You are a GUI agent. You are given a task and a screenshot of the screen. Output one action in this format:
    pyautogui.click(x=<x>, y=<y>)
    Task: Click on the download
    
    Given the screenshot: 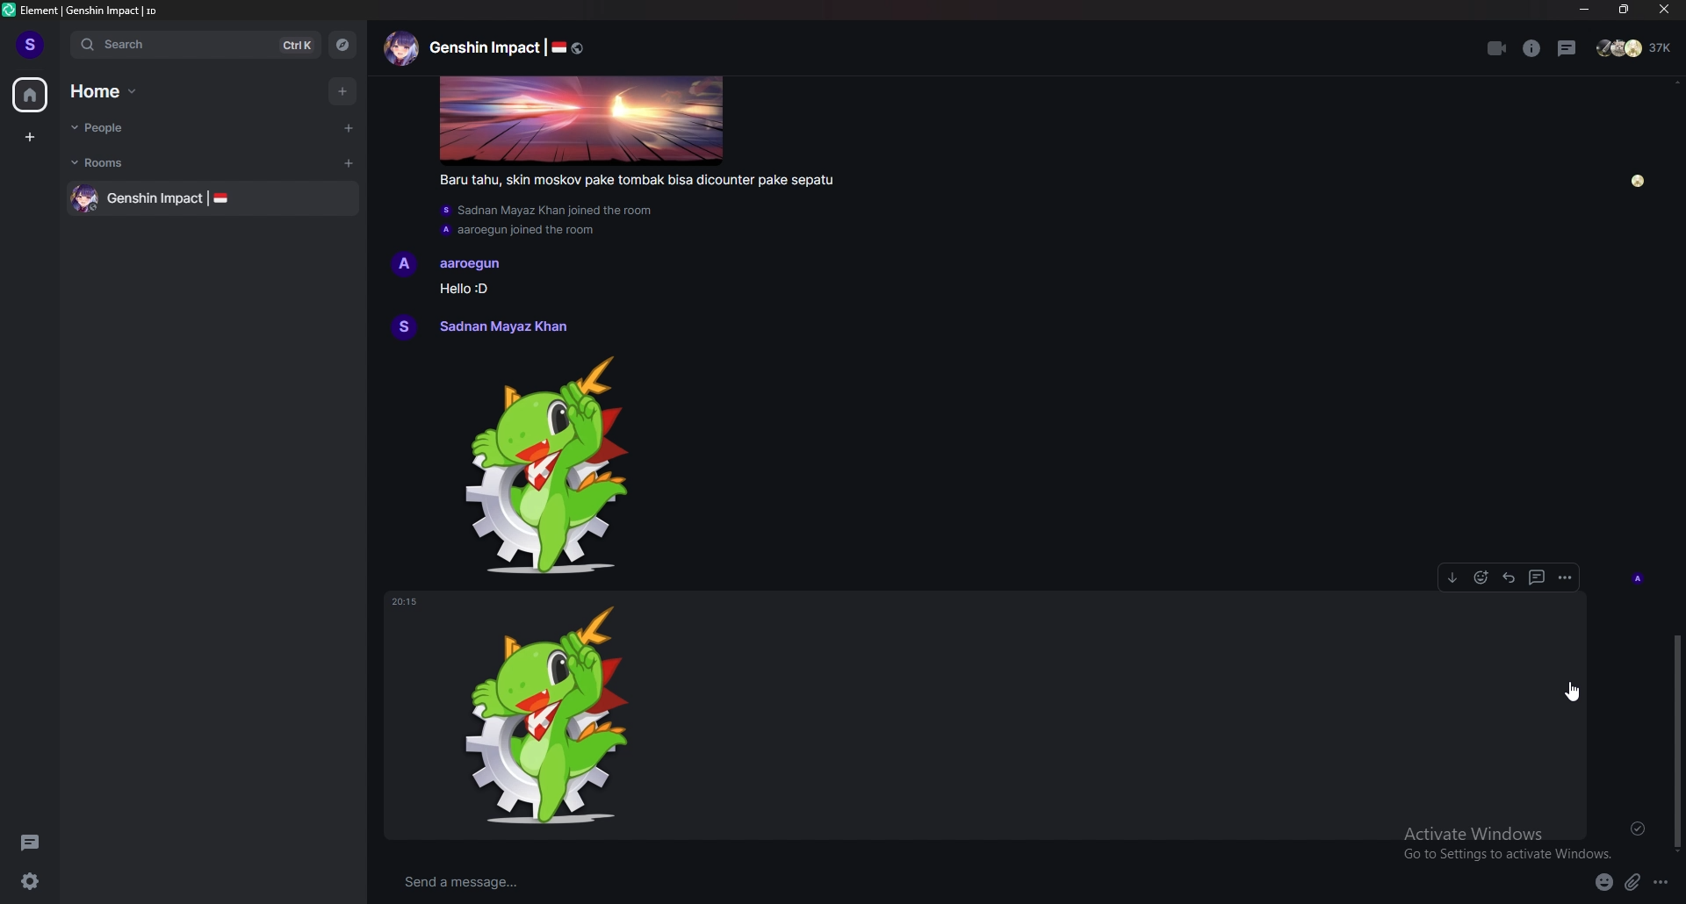 What is the action you would take?
    pyautogui.click(x=1453, y=578)
    